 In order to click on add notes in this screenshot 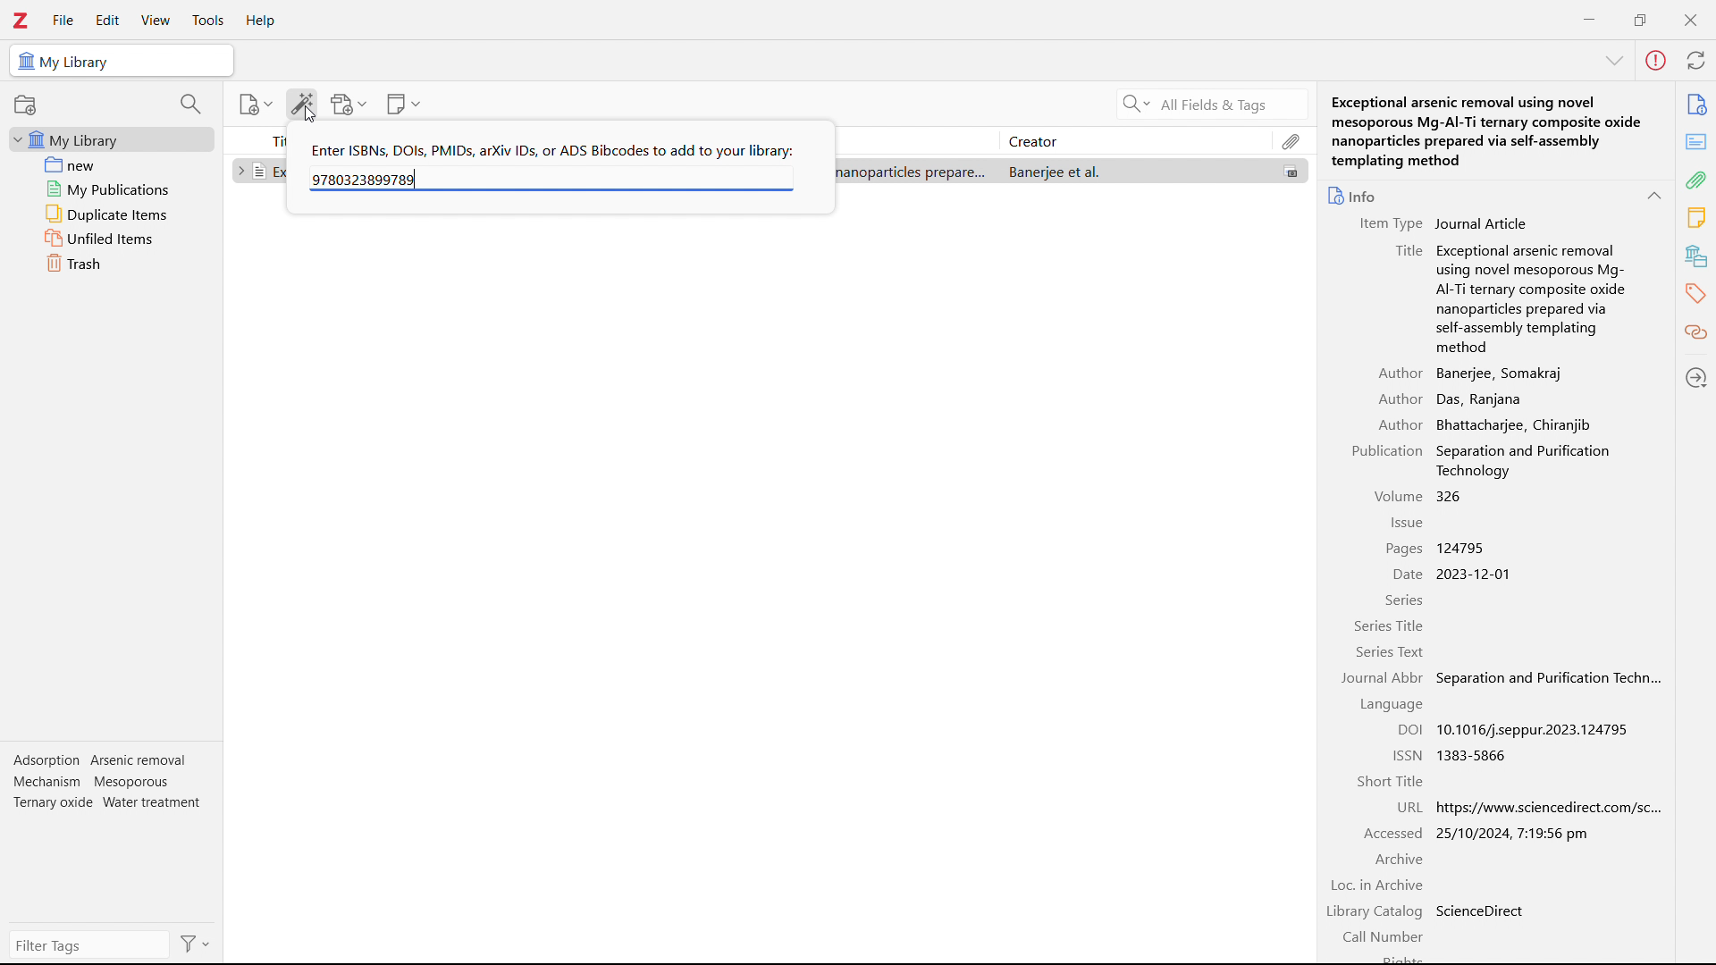, I will do `click(404, 105)`.